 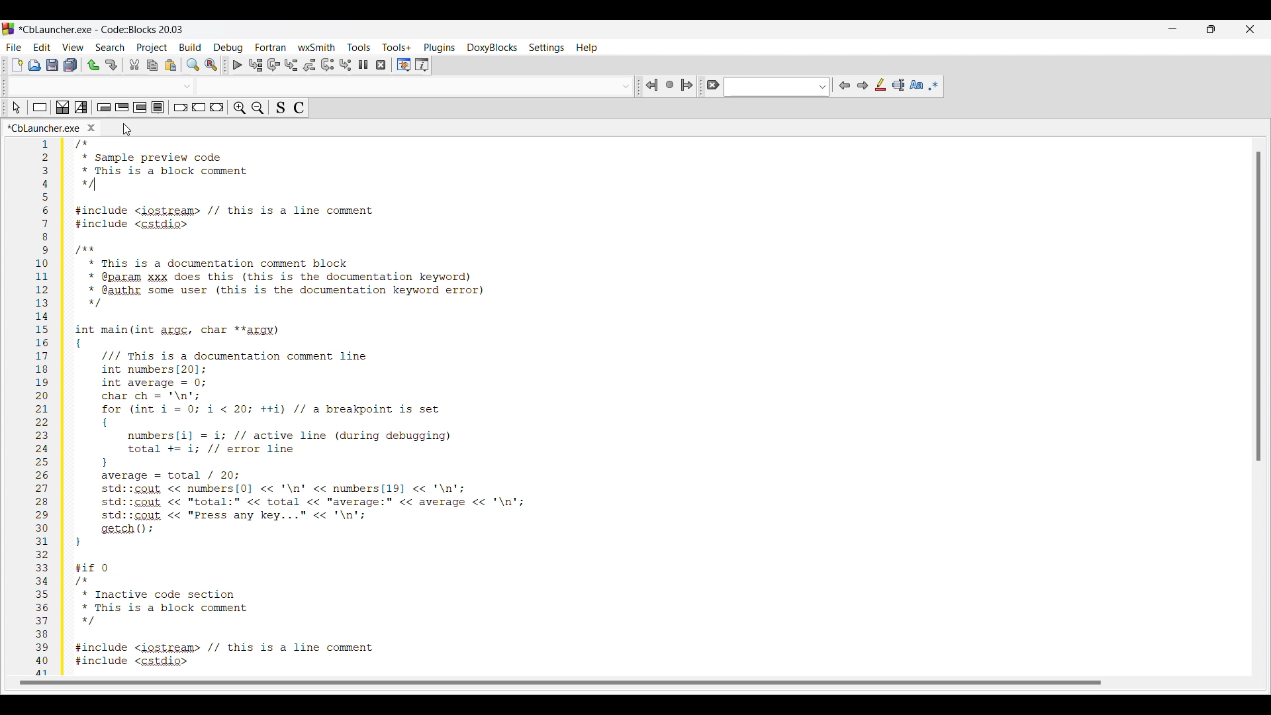 I want to click on Plugins menu, so click(x=439, y=48).